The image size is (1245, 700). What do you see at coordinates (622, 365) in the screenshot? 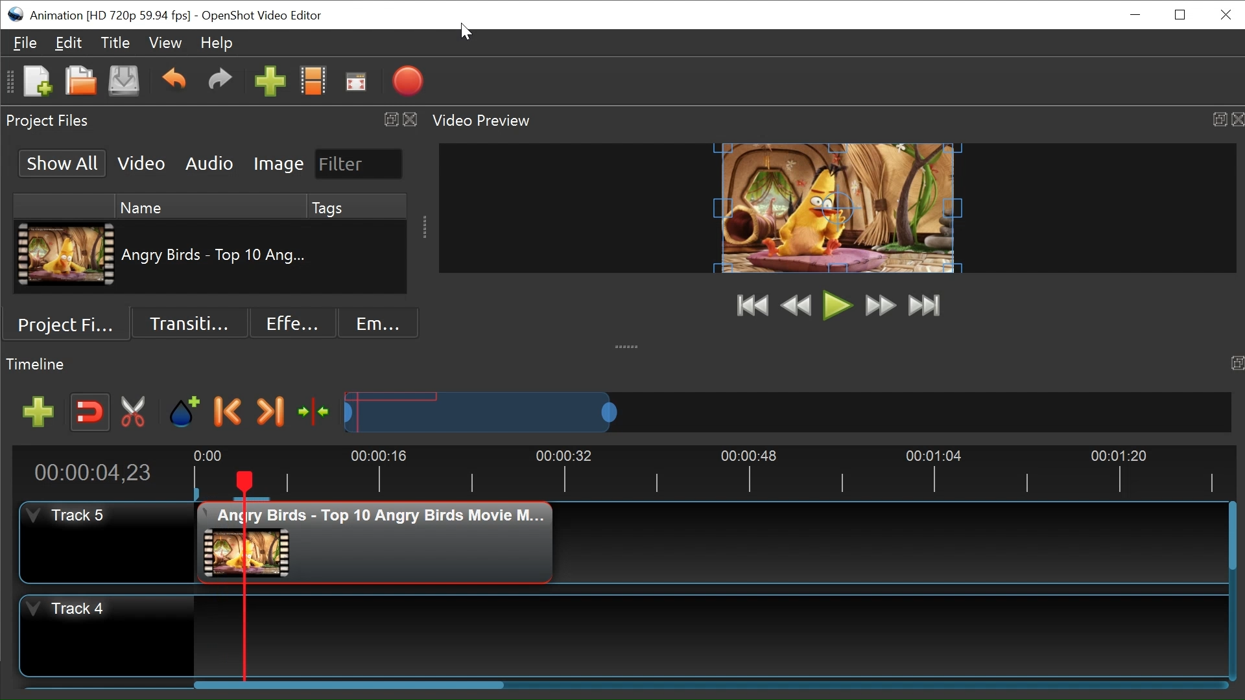
I see `Timeline Panel` at bounding box center [622, 365].